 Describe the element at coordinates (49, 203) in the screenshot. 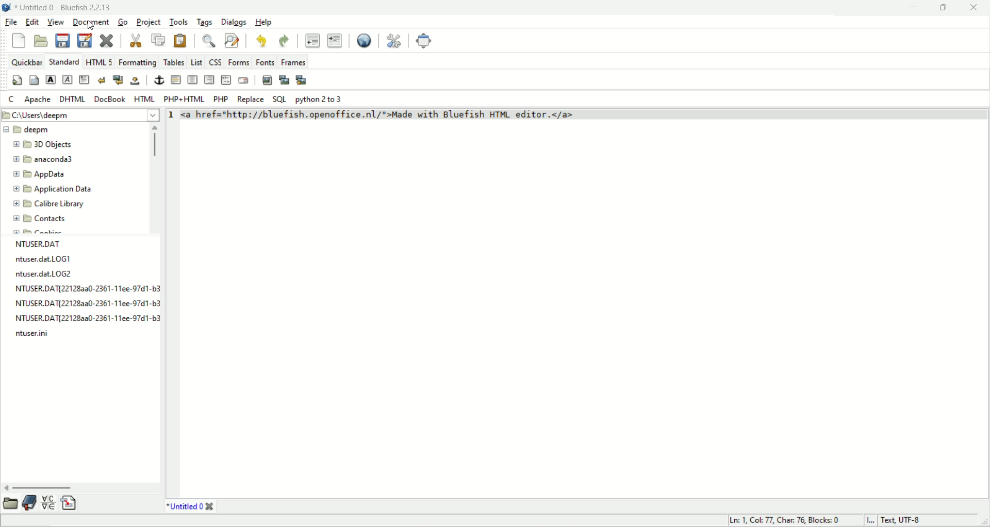

I see `calibre library` at that location.